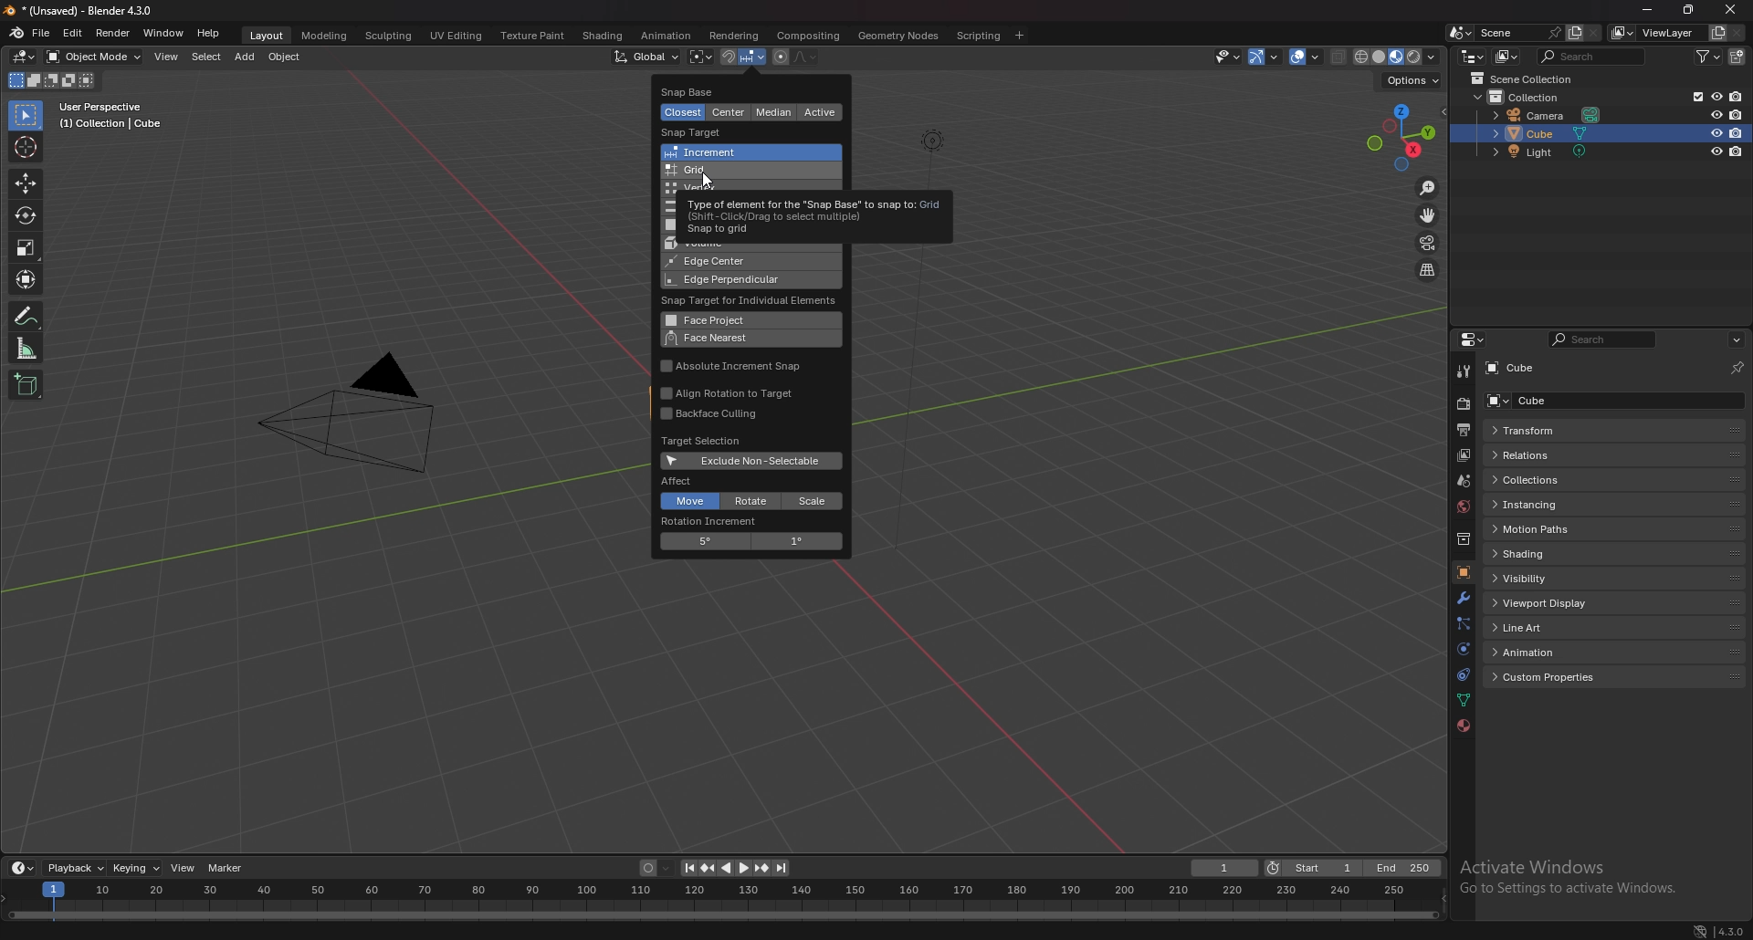 This screenshot has width=1753, height=940. Describe the element at coordinates (740, 171) in the screenshot. I see `grid` at that location.